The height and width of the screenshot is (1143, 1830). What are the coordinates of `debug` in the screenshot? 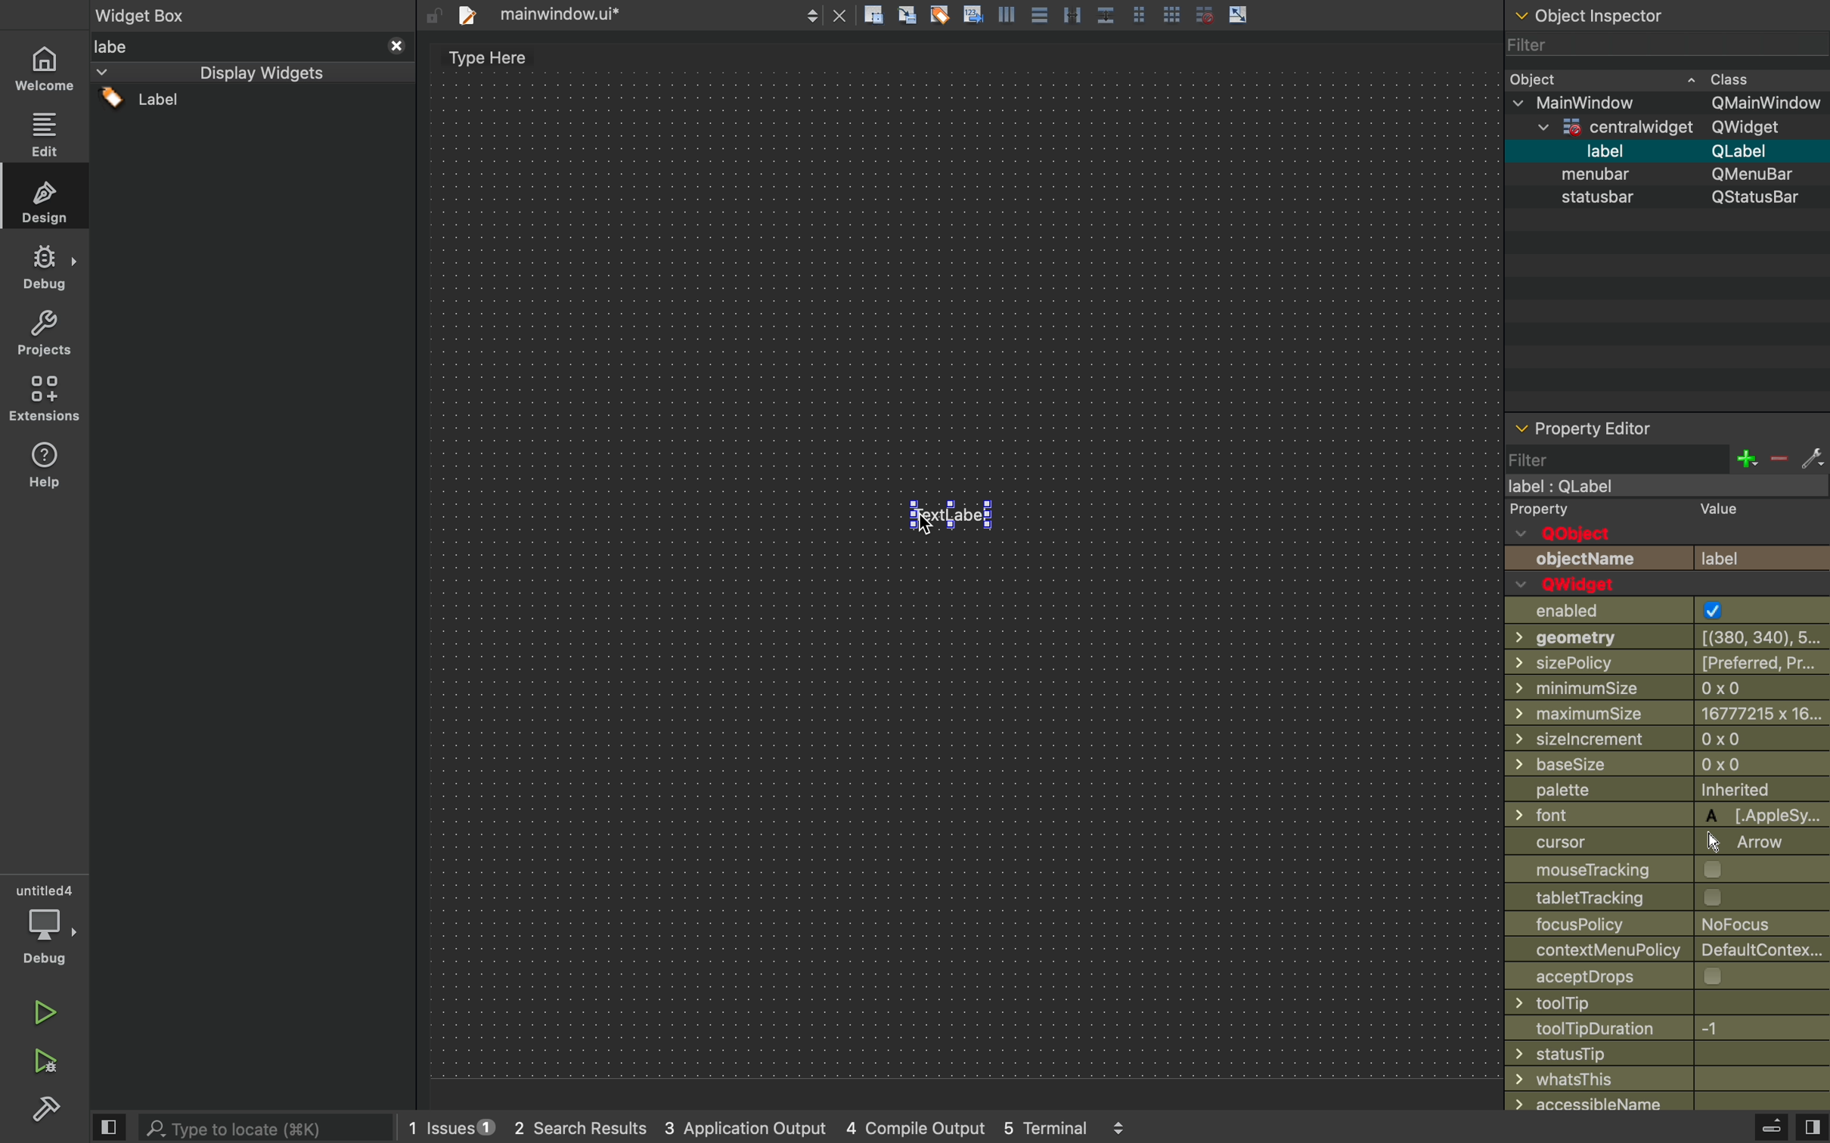 It's located at (45, 925).